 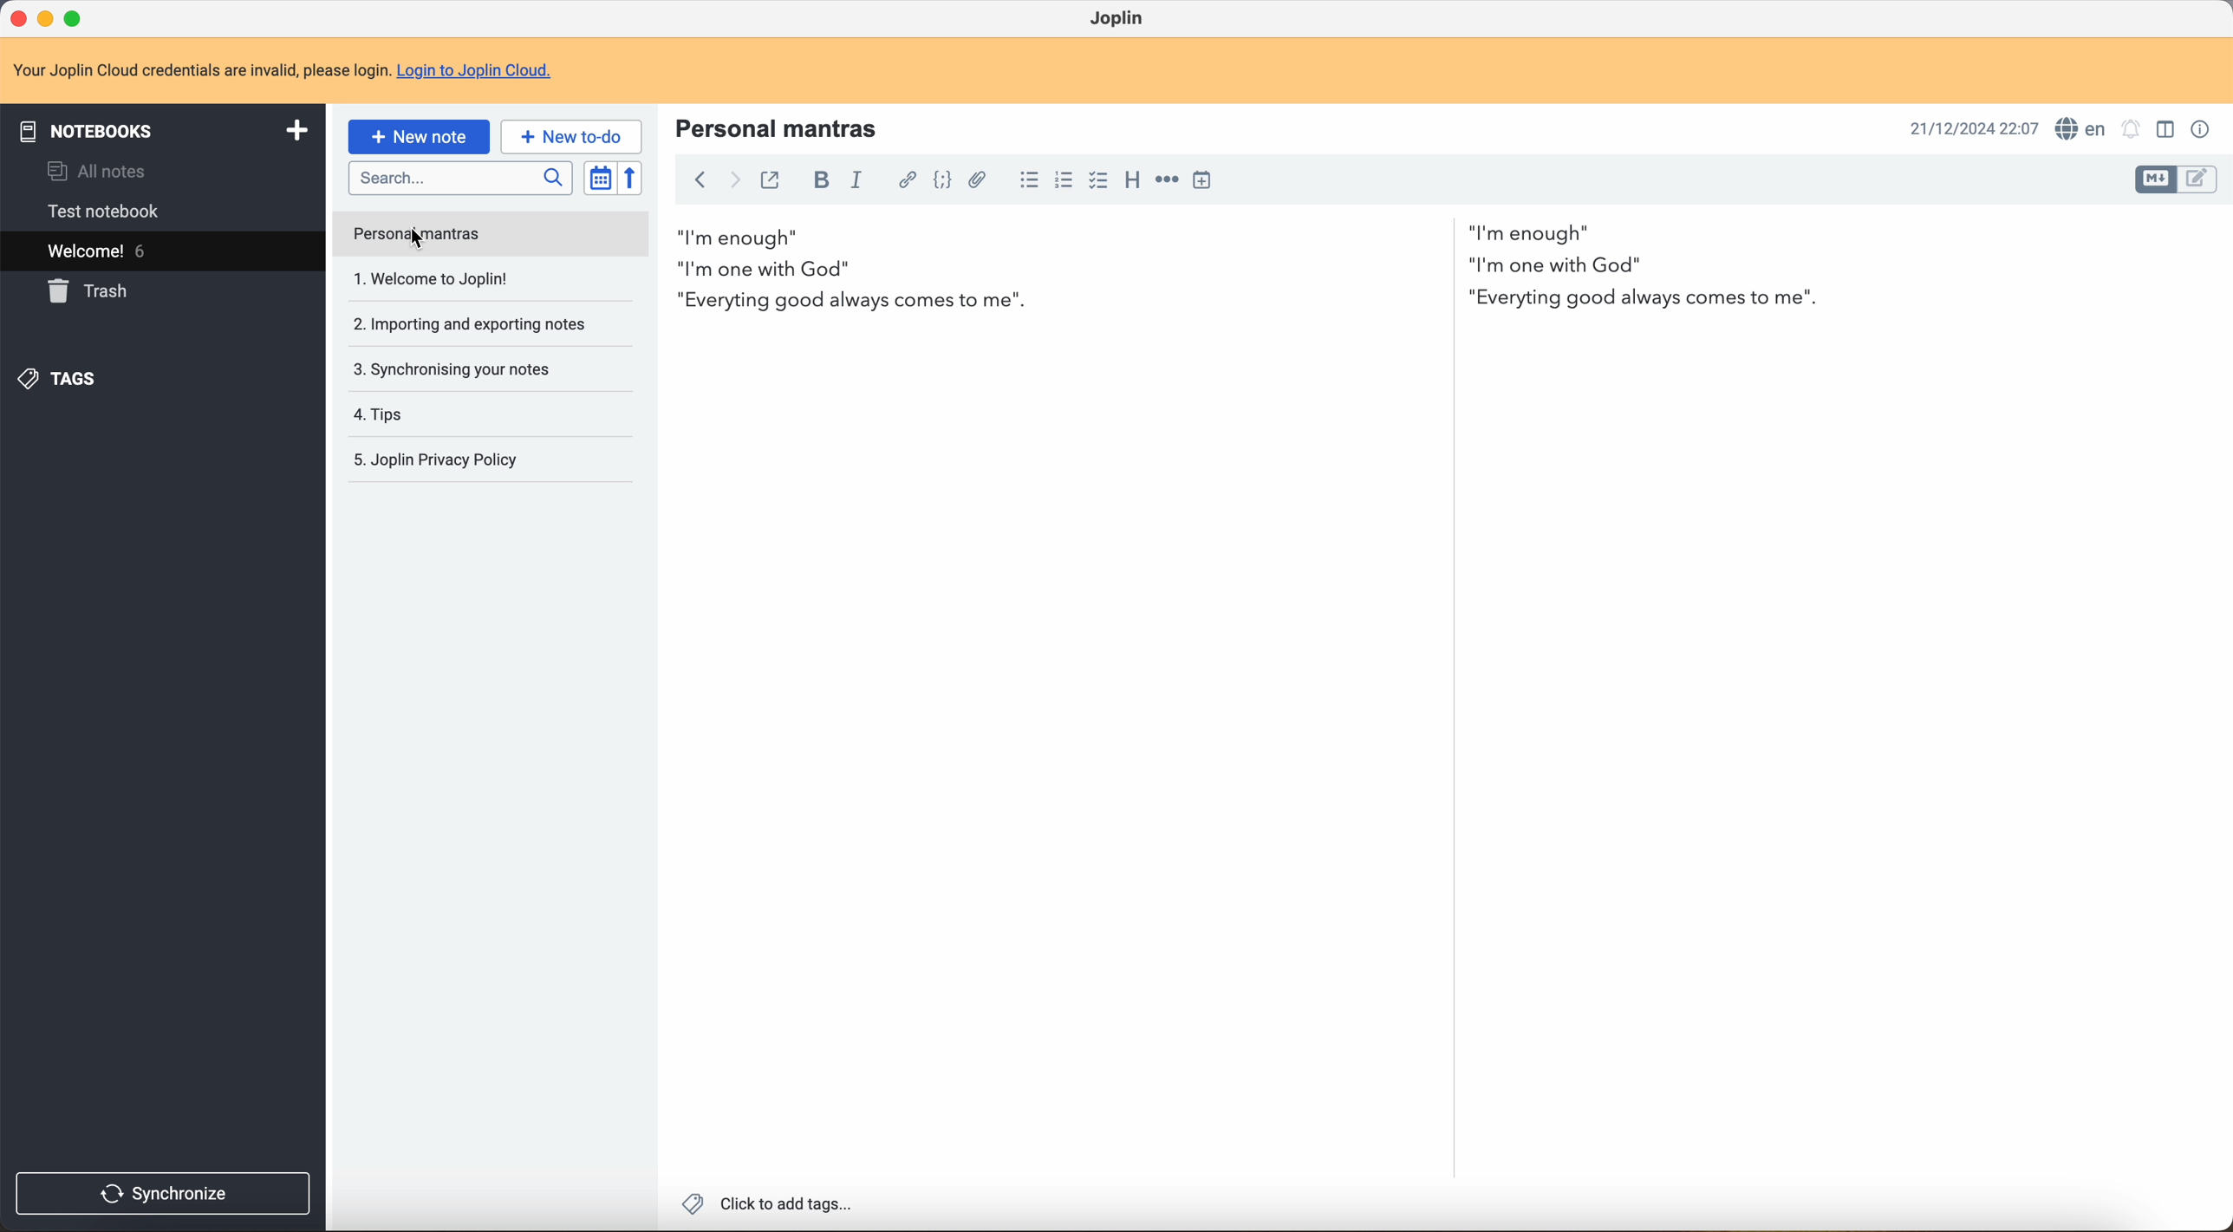 I want to click on set alarm, so click(x=2128, y=129).